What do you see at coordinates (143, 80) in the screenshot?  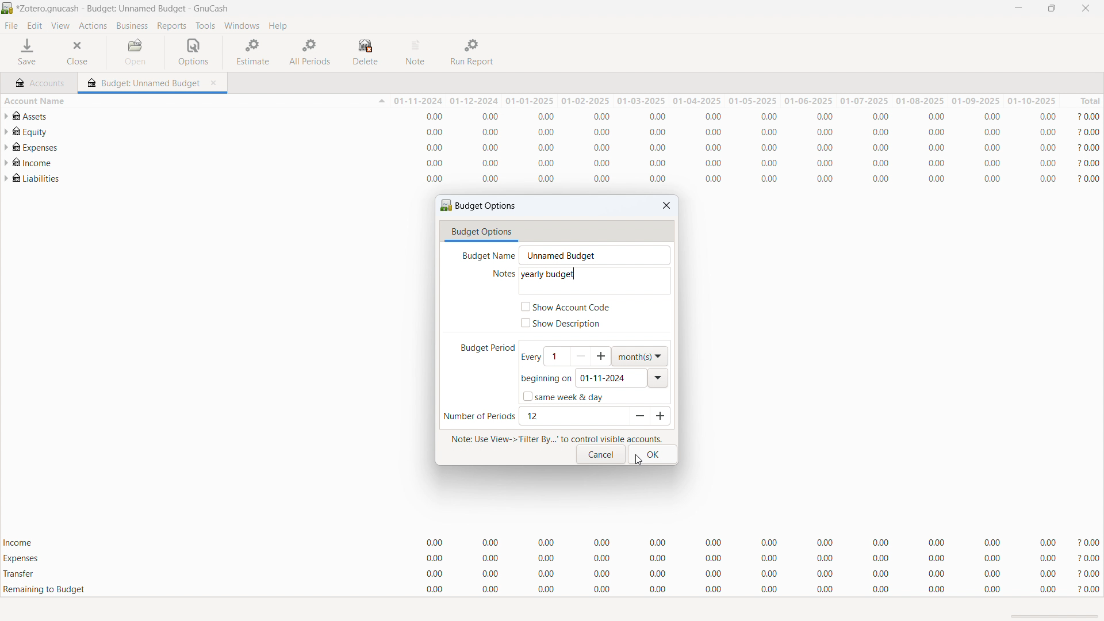 I see `budget tab` at bounding box center [143, 80].